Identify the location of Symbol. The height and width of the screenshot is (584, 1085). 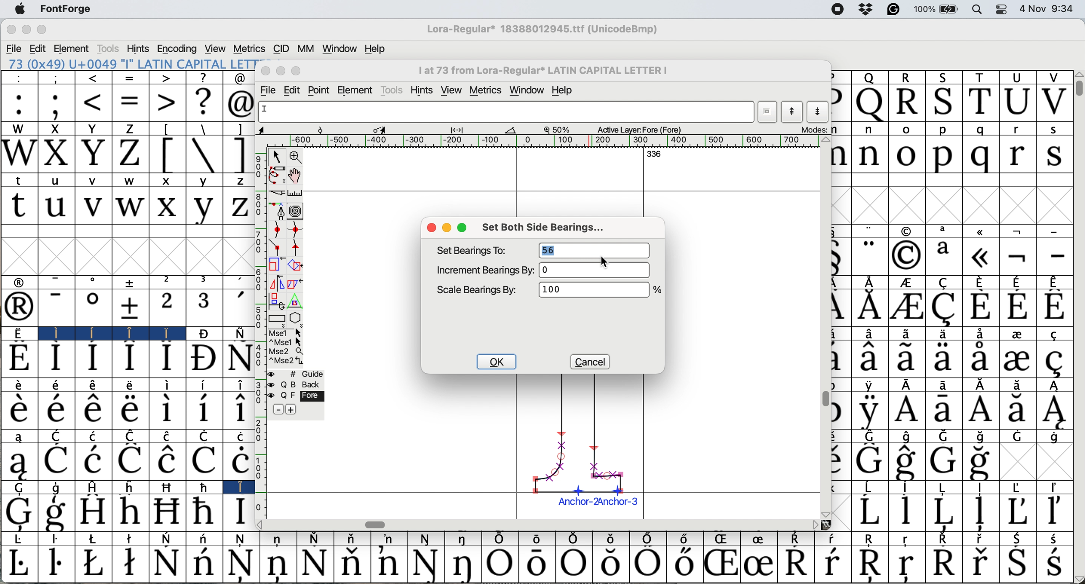
(908, 359).